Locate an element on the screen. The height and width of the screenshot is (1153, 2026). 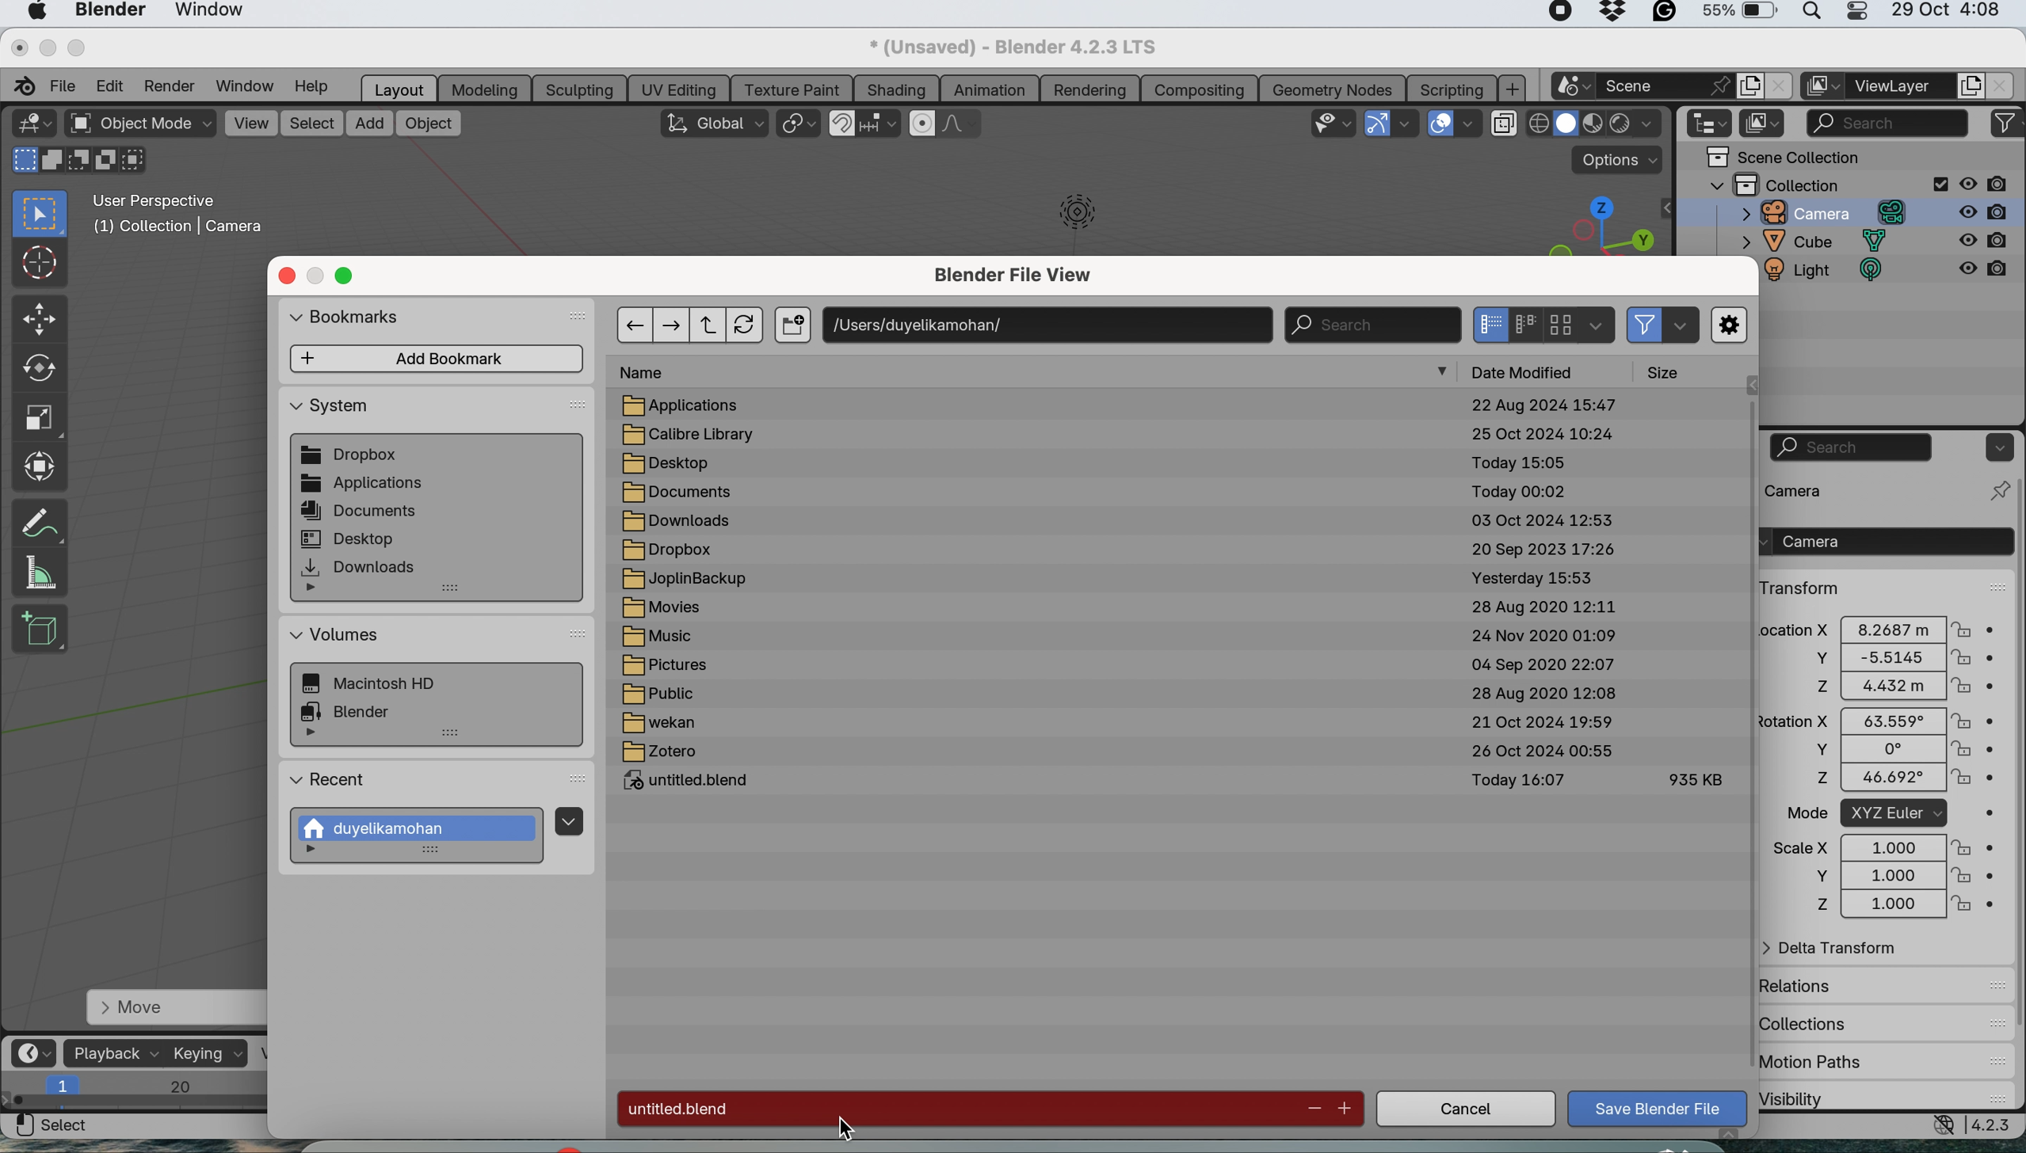
joplin backup is located at coordinates (687, 580).